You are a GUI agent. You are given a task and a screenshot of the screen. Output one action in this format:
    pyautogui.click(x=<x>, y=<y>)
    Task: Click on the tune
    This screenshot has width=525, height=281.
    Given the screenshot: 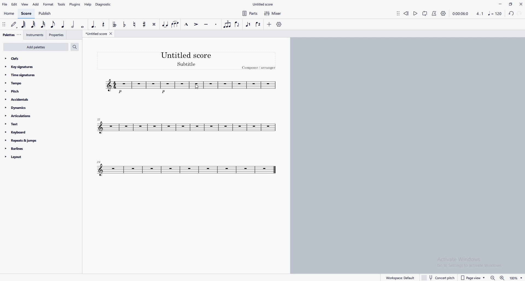 What is the action you would take?
    pyautogui.click(x=187, y=127)
    